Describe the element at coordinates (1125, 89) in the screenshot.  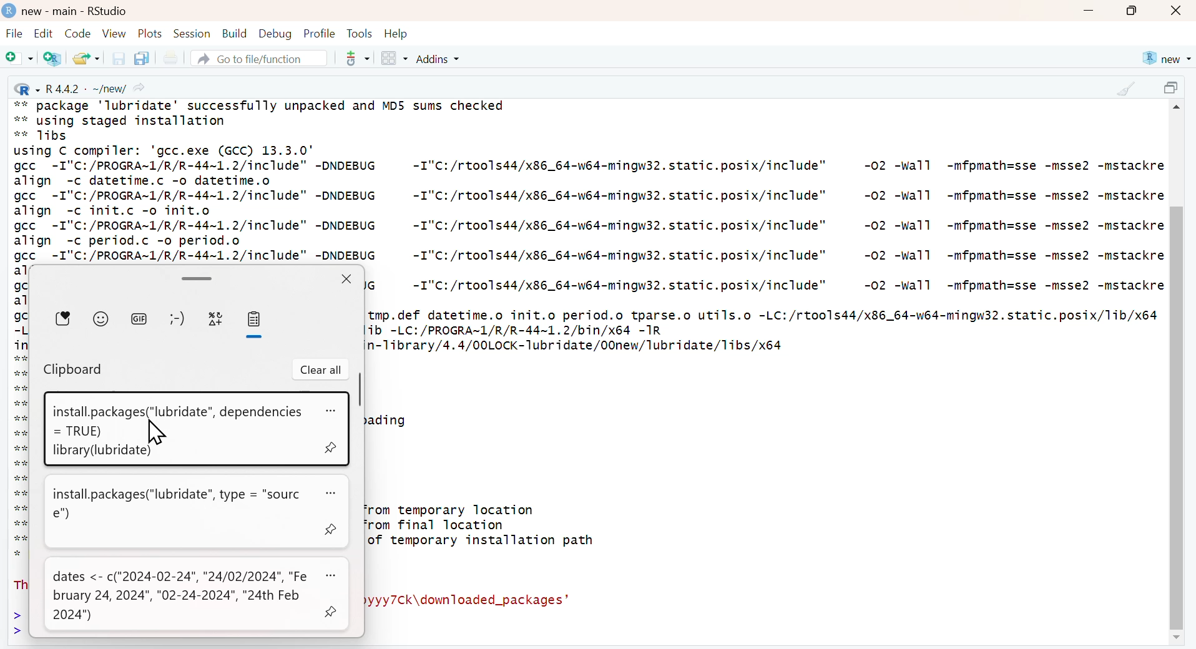
I see `clear console` at that location.